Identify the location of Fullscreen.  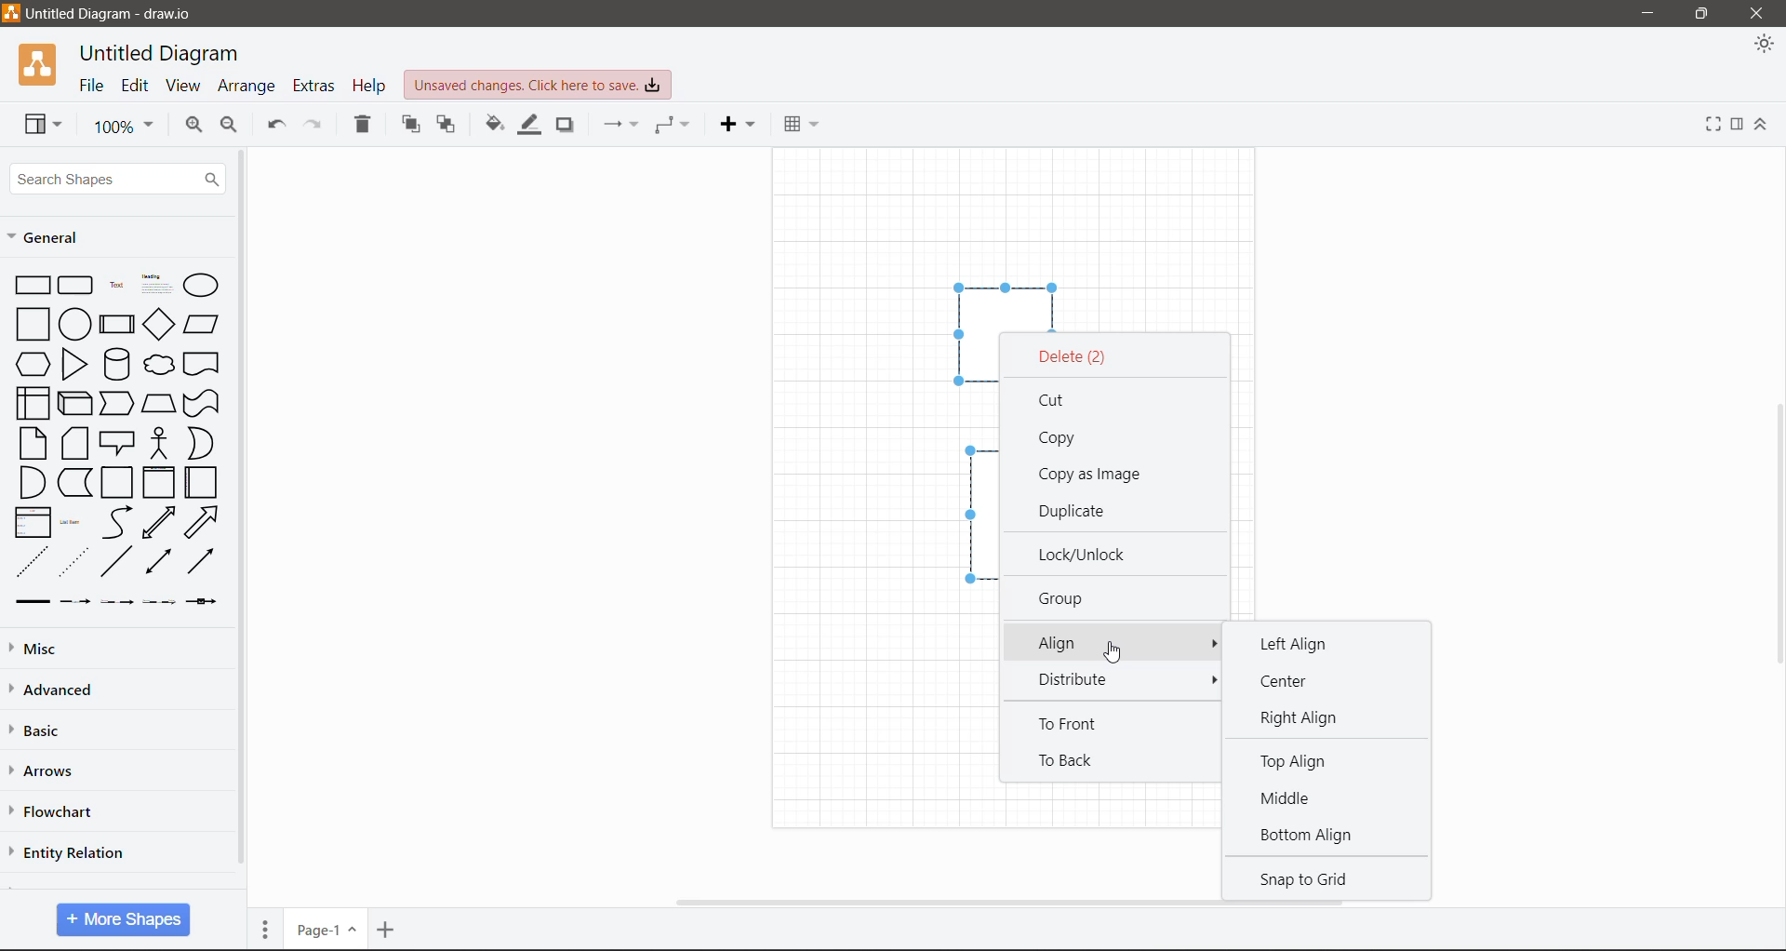
(1713, 124).